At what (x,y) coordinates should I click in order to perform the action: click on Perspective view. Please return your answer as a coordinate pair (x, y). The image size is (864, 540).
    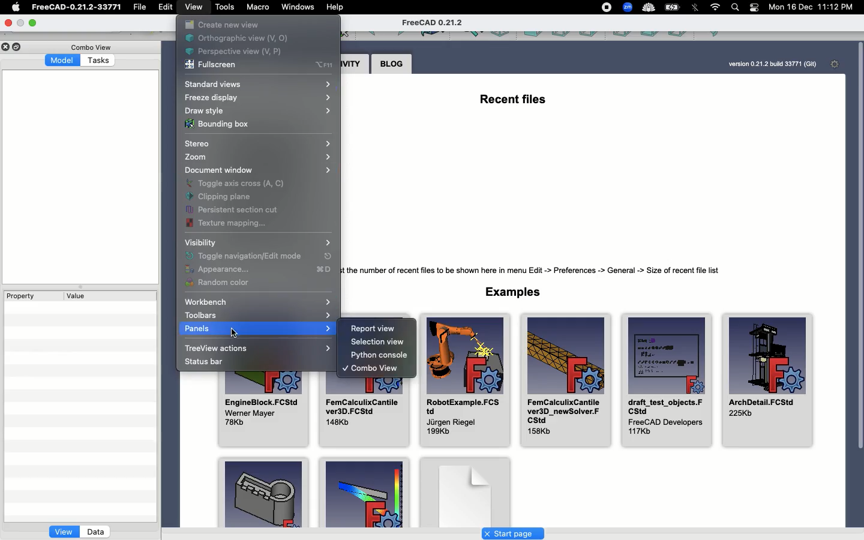
    Looking at the image, I should click on (236, 51).